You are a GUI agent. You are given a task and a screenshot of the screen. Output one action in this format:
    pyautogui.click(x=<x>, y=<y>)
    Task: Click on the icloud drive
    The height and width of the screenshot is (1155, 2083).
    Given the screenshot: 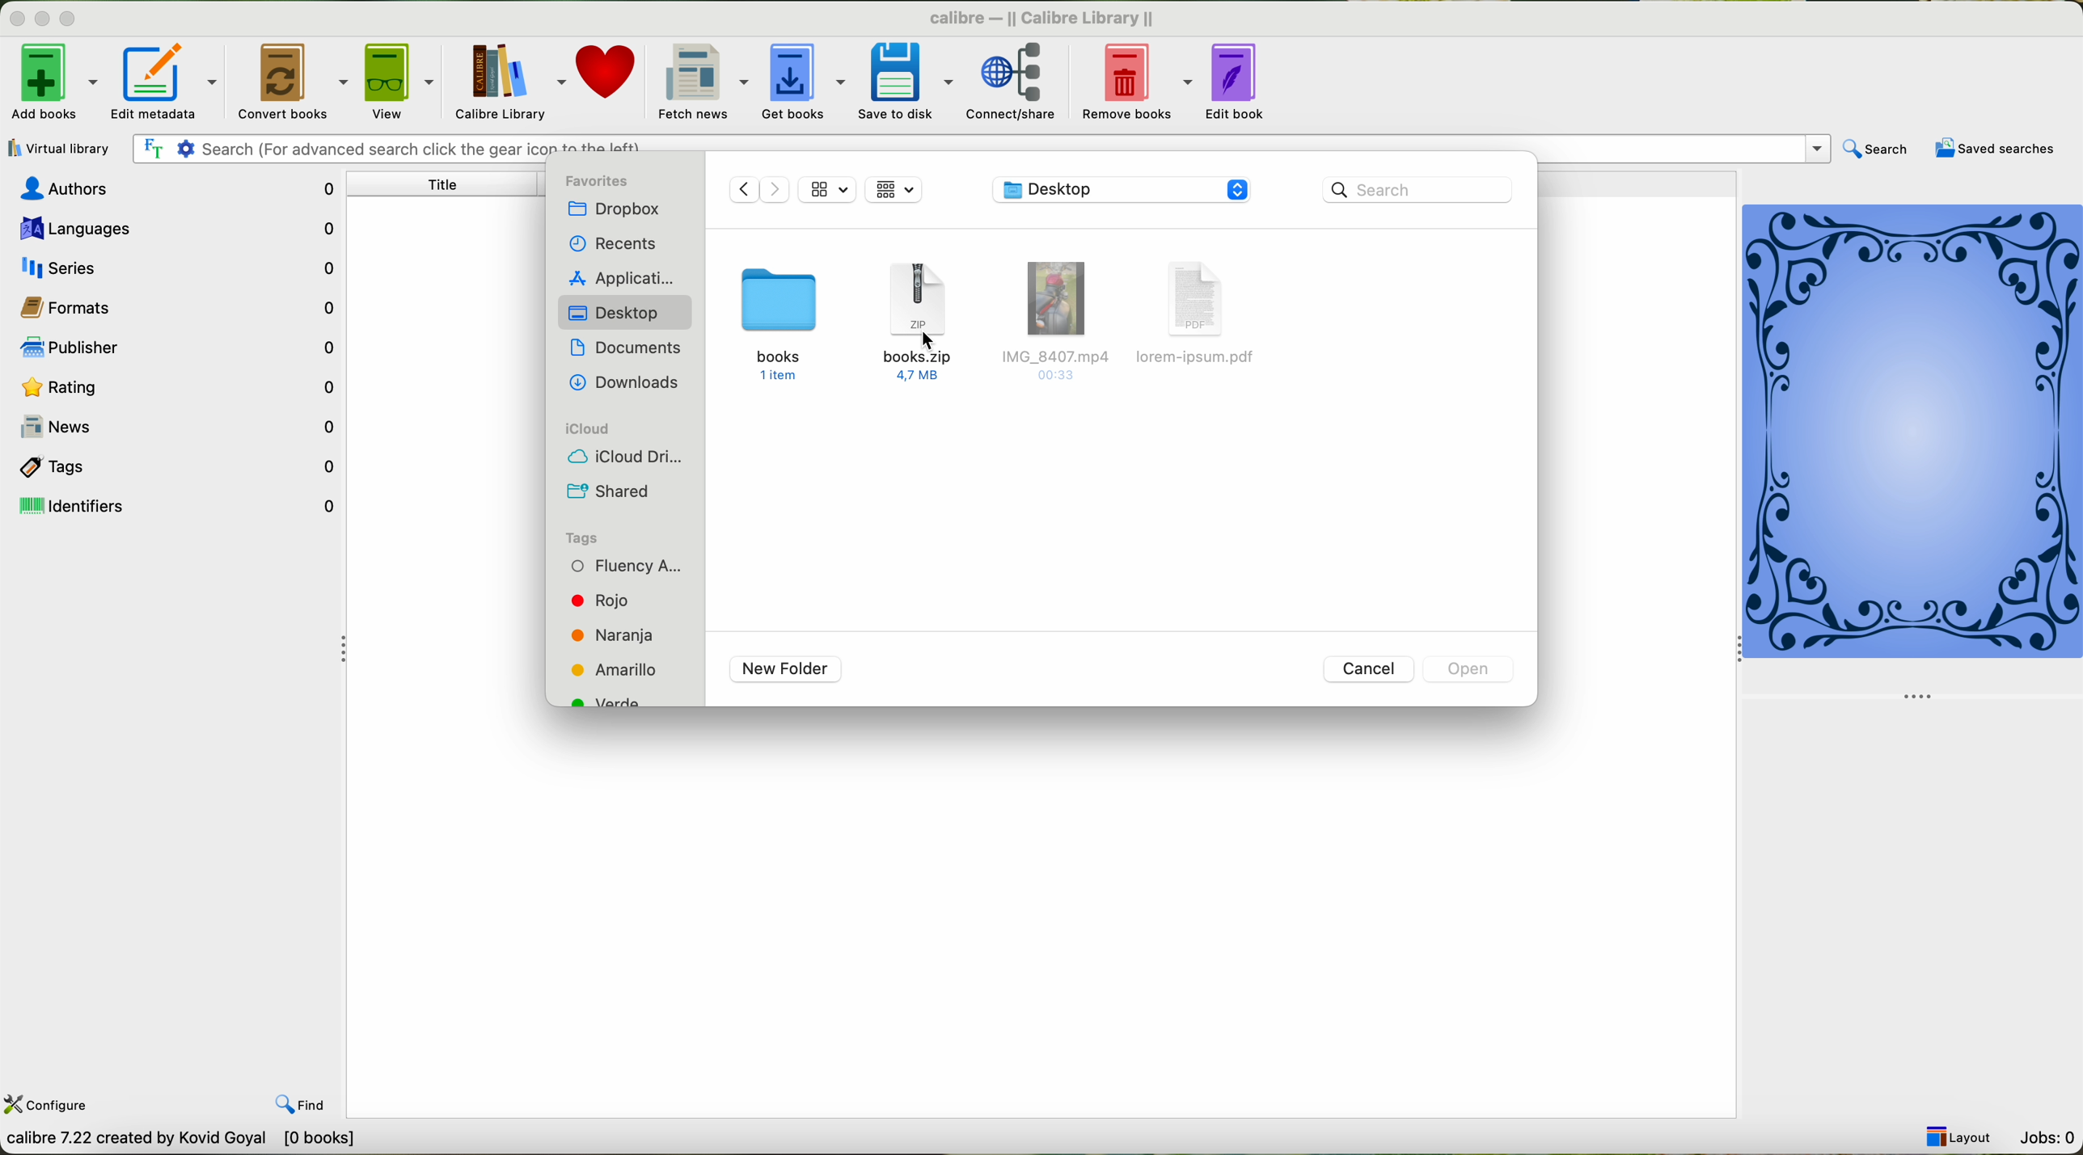 What is the action you would take?
    pyautogui.click(x=625, y=456)
    